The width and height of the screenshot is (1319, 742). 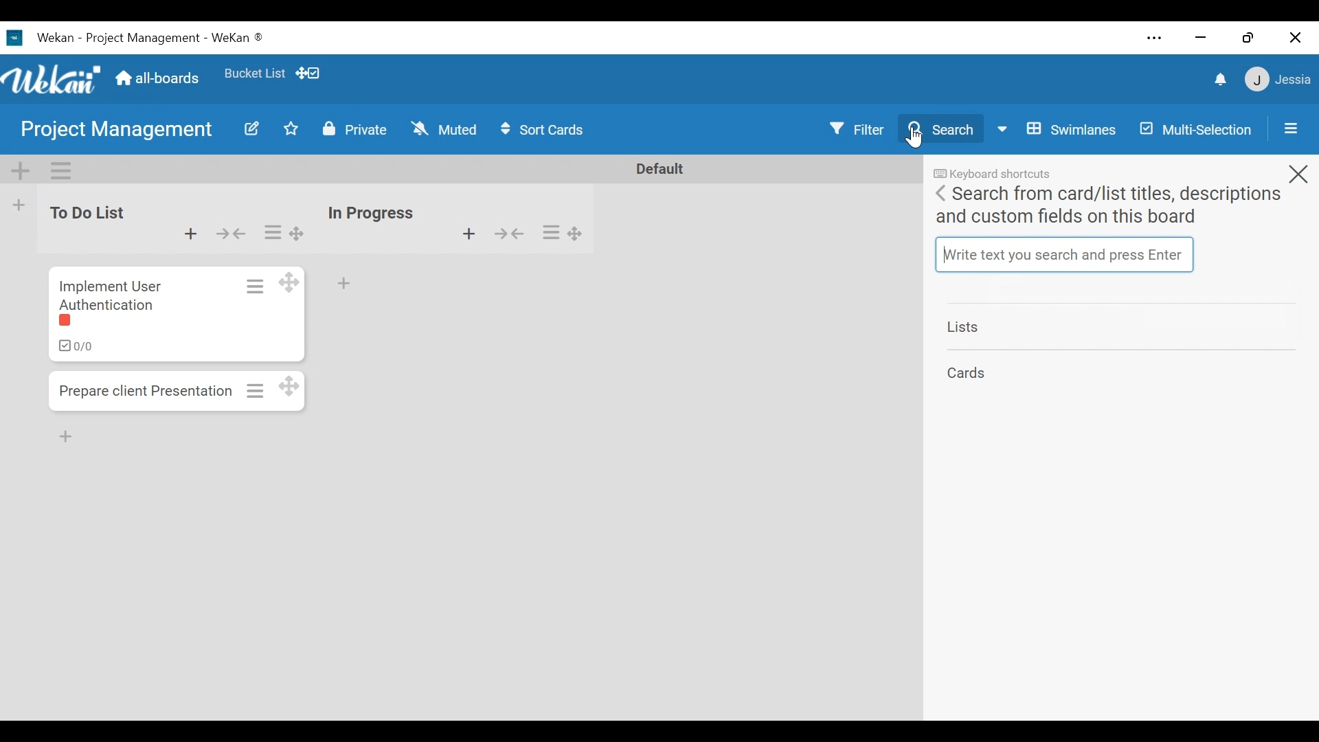 What do you see at coordinates (1155, 39) in the screenshot?
I see `Settings and more` at bounding box center [1155, 39].